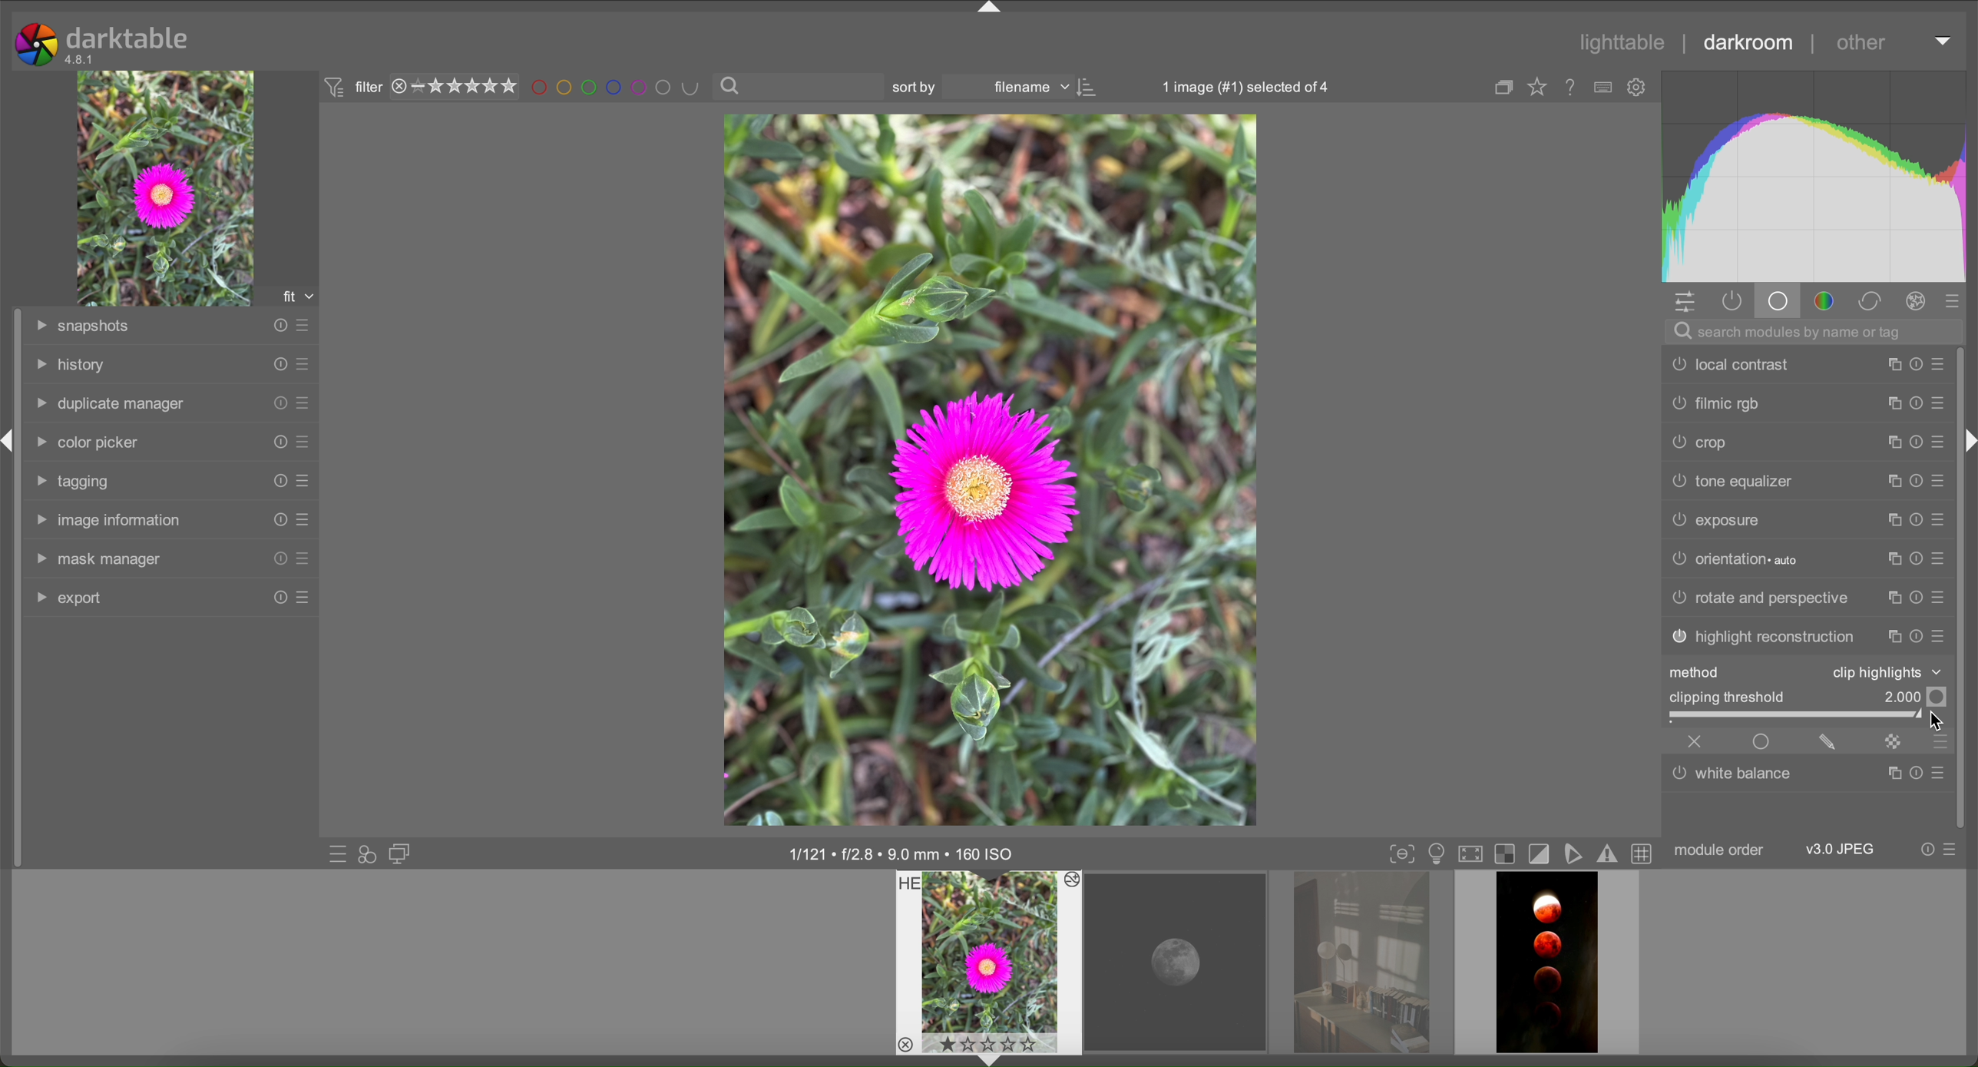  I want to click on orientation auto, so click(1734, 558).